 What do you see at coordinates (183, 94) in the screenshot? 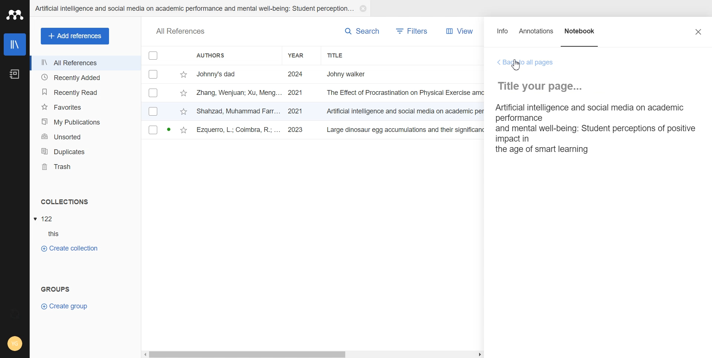
I see `star` at bounding box center [183, 94].